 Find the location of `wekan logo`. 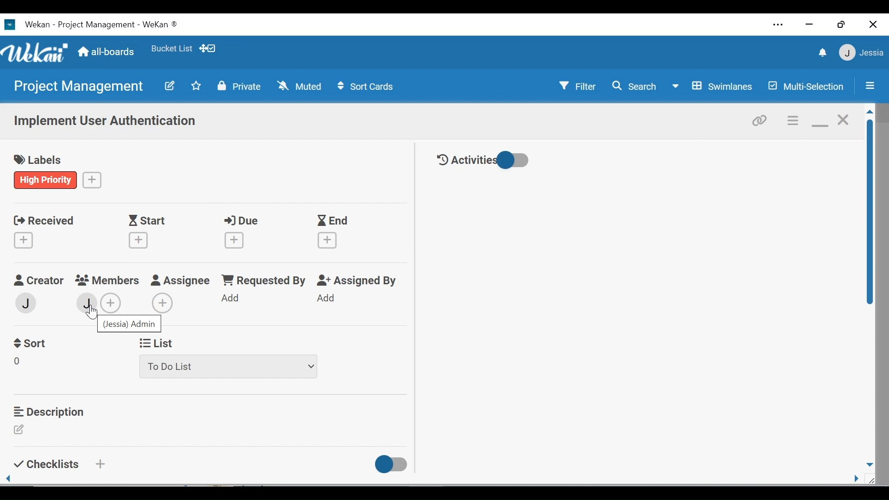

wekan logo is located at coordinates (9, 25).